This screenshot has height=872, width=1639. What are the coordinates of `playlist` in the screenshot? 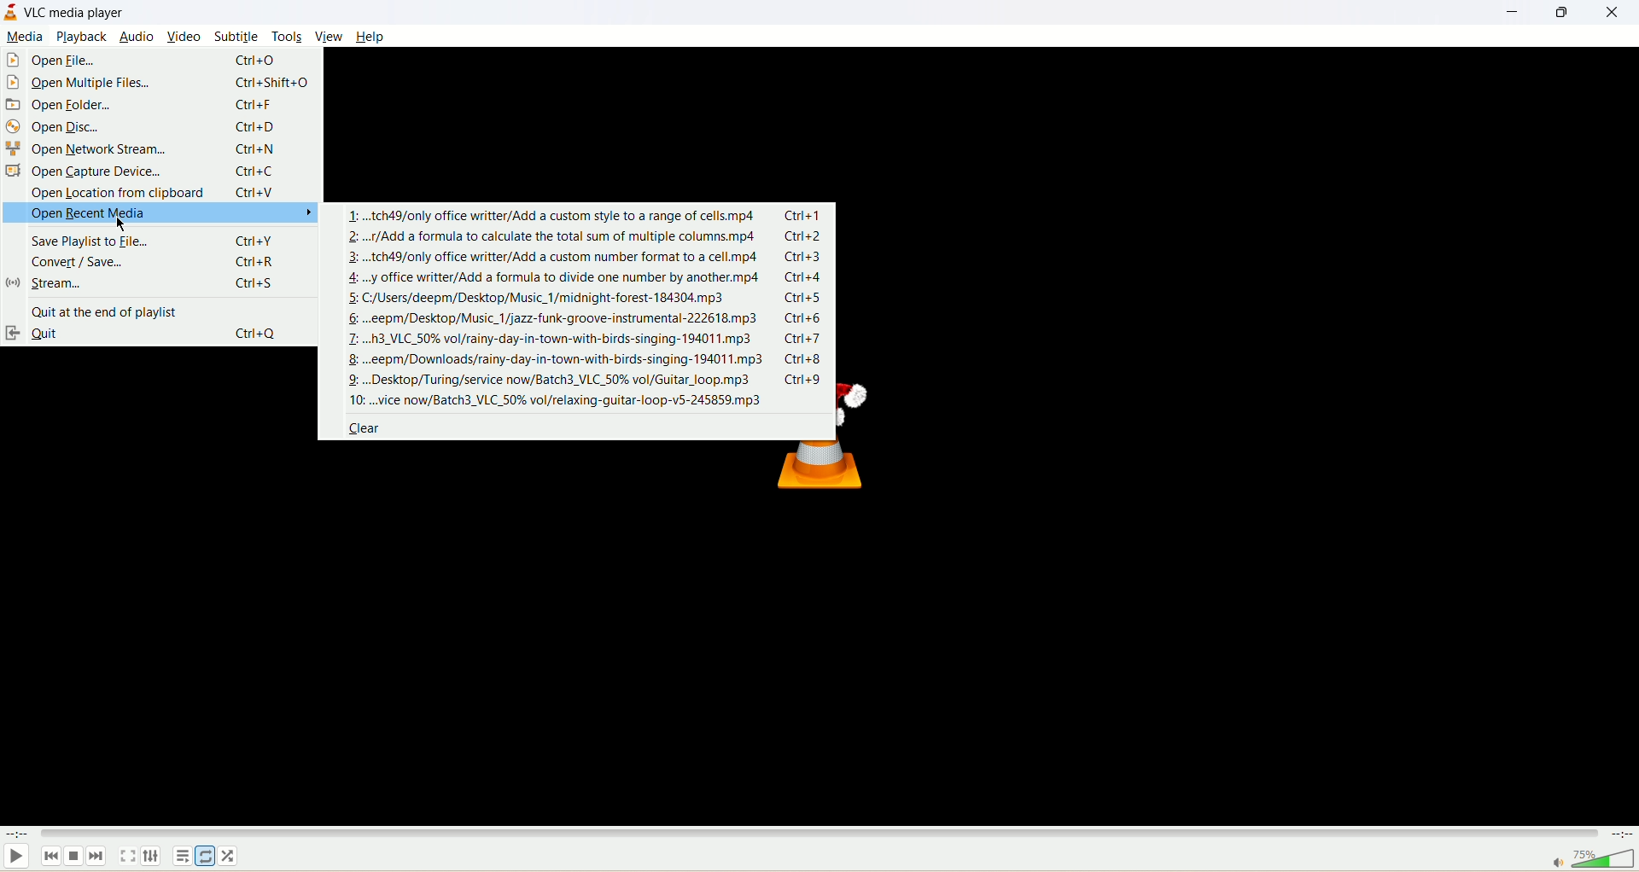 It's located at (183, 857).